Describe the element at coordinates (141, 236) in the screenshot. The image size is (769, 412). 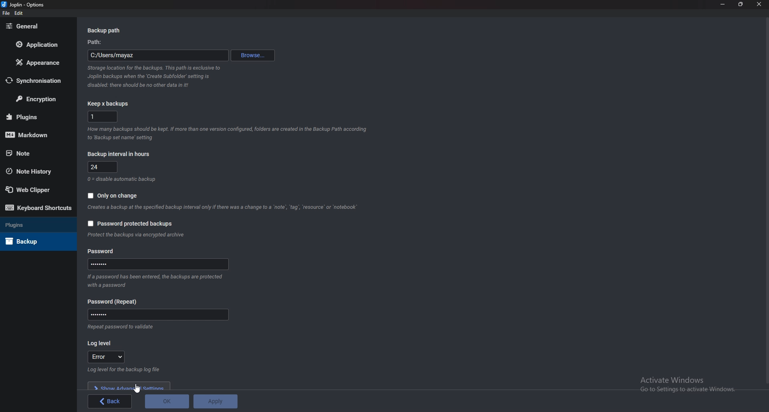
I see `info` at that location.